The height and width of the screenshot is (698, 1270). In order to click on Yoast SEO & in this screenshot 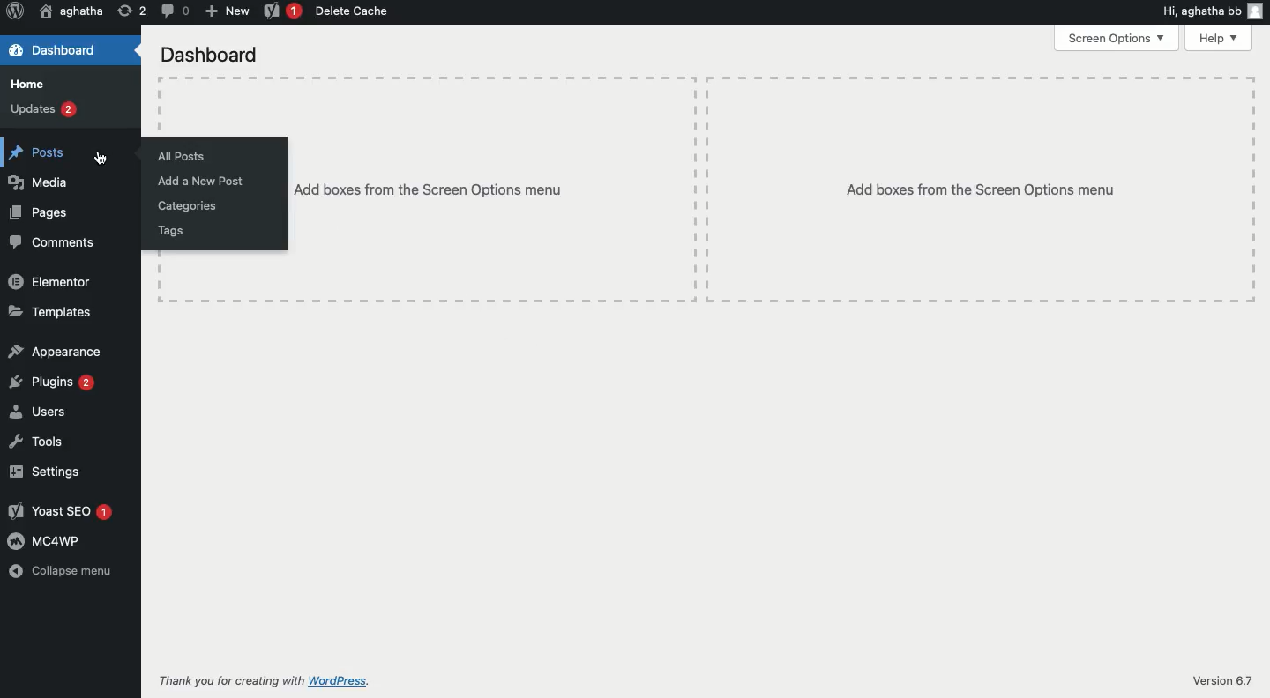, I will do `click(62, 512)`.